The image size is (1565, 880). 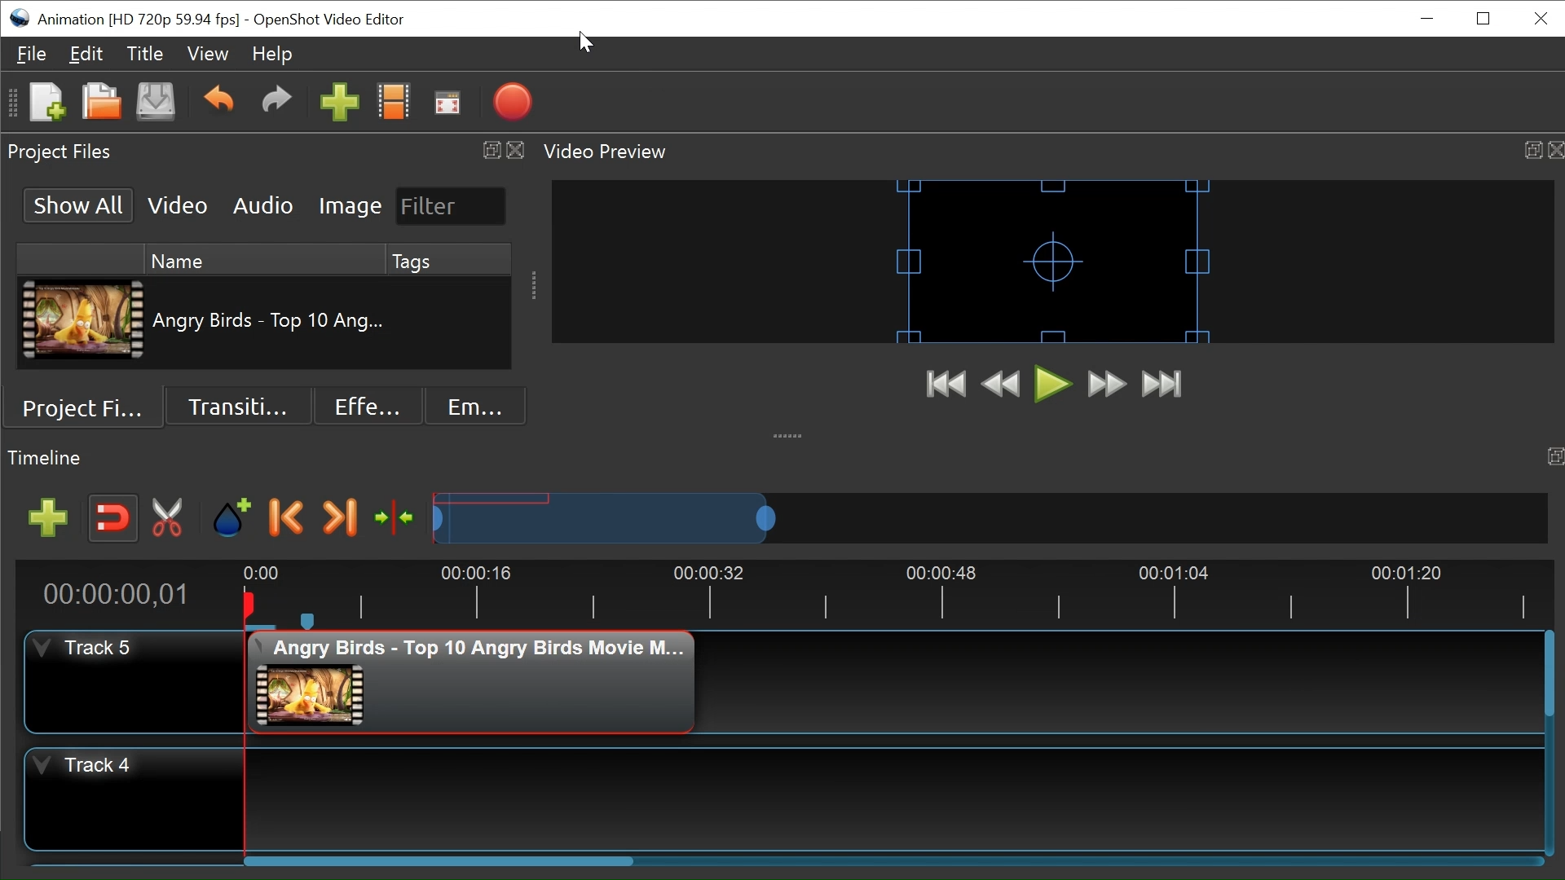 I want to click on Undo, so click(x=221, y=103).